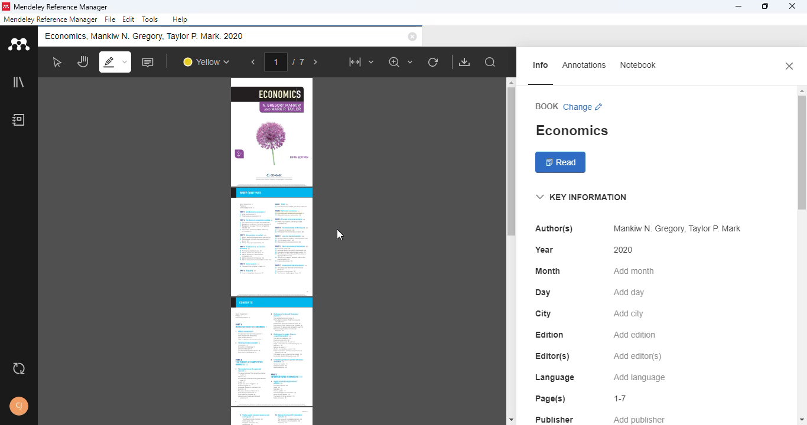 The image size is (807, 425). What do you see at coordinates (206, 63) in the screenshot?
I see `select color` at bounding box center [206, 63].